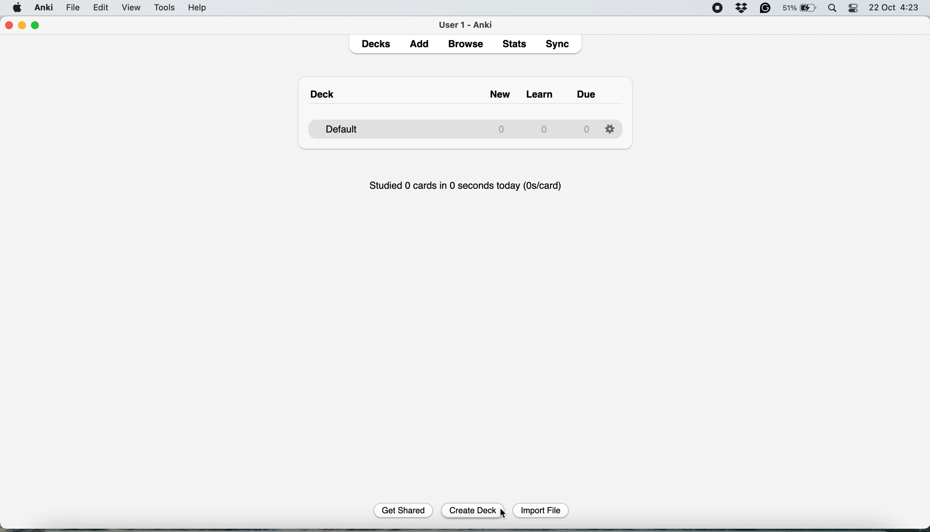  I want to click on minimise, so click(25, 26).